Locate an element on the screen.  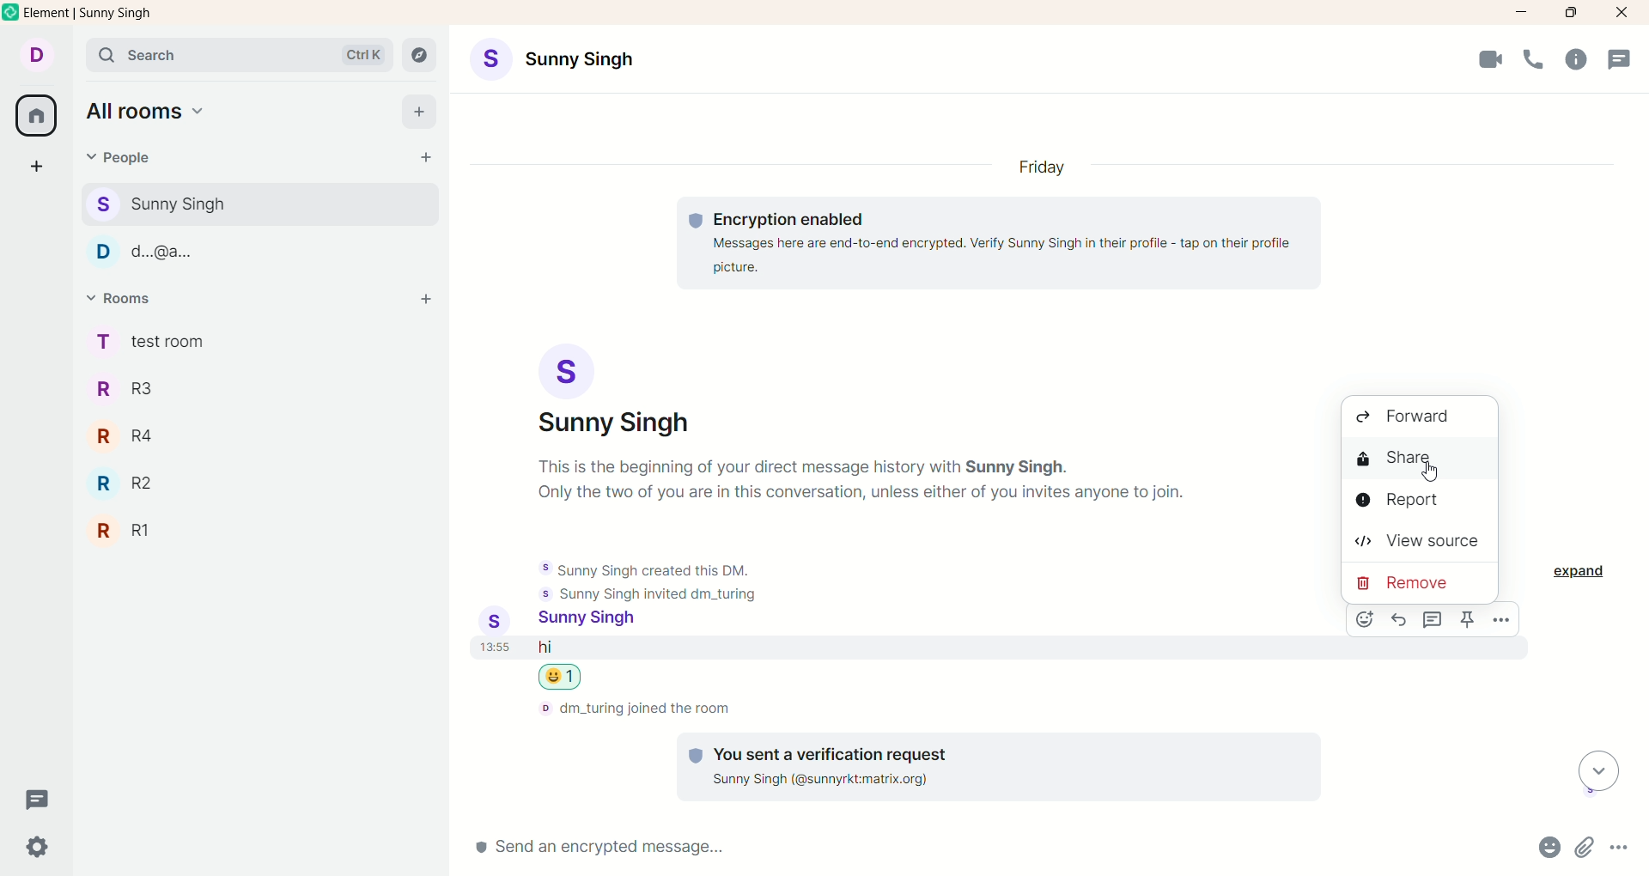
options is located at coordinates (1471, 619).